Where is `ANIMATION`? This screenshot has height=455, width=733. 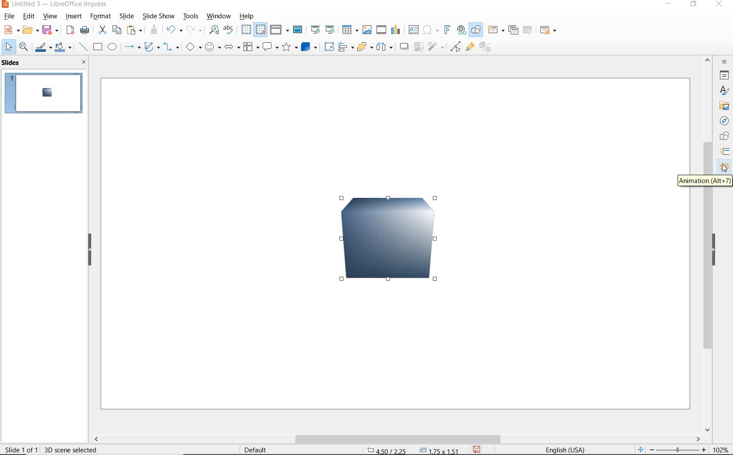 ANIMATION is located at coordinates (704, 181).